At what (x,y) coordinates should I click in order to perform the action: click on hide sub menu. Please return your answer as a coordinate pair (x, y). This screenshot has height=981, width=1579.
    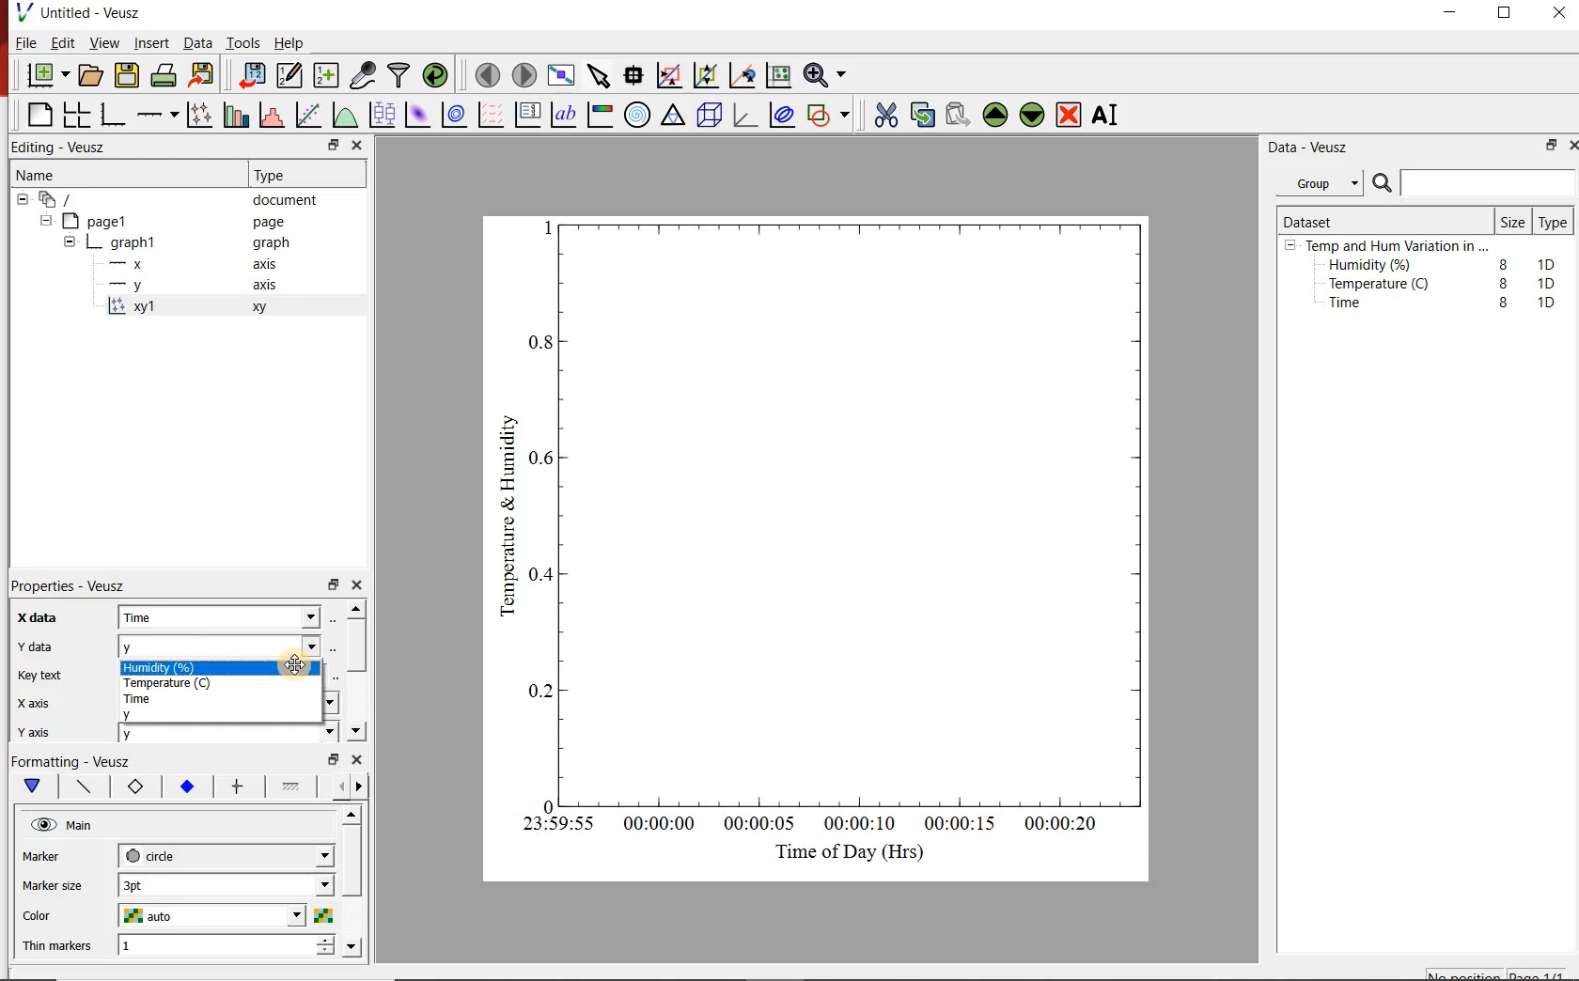
    Looking at the image, I should click on (49, 223).